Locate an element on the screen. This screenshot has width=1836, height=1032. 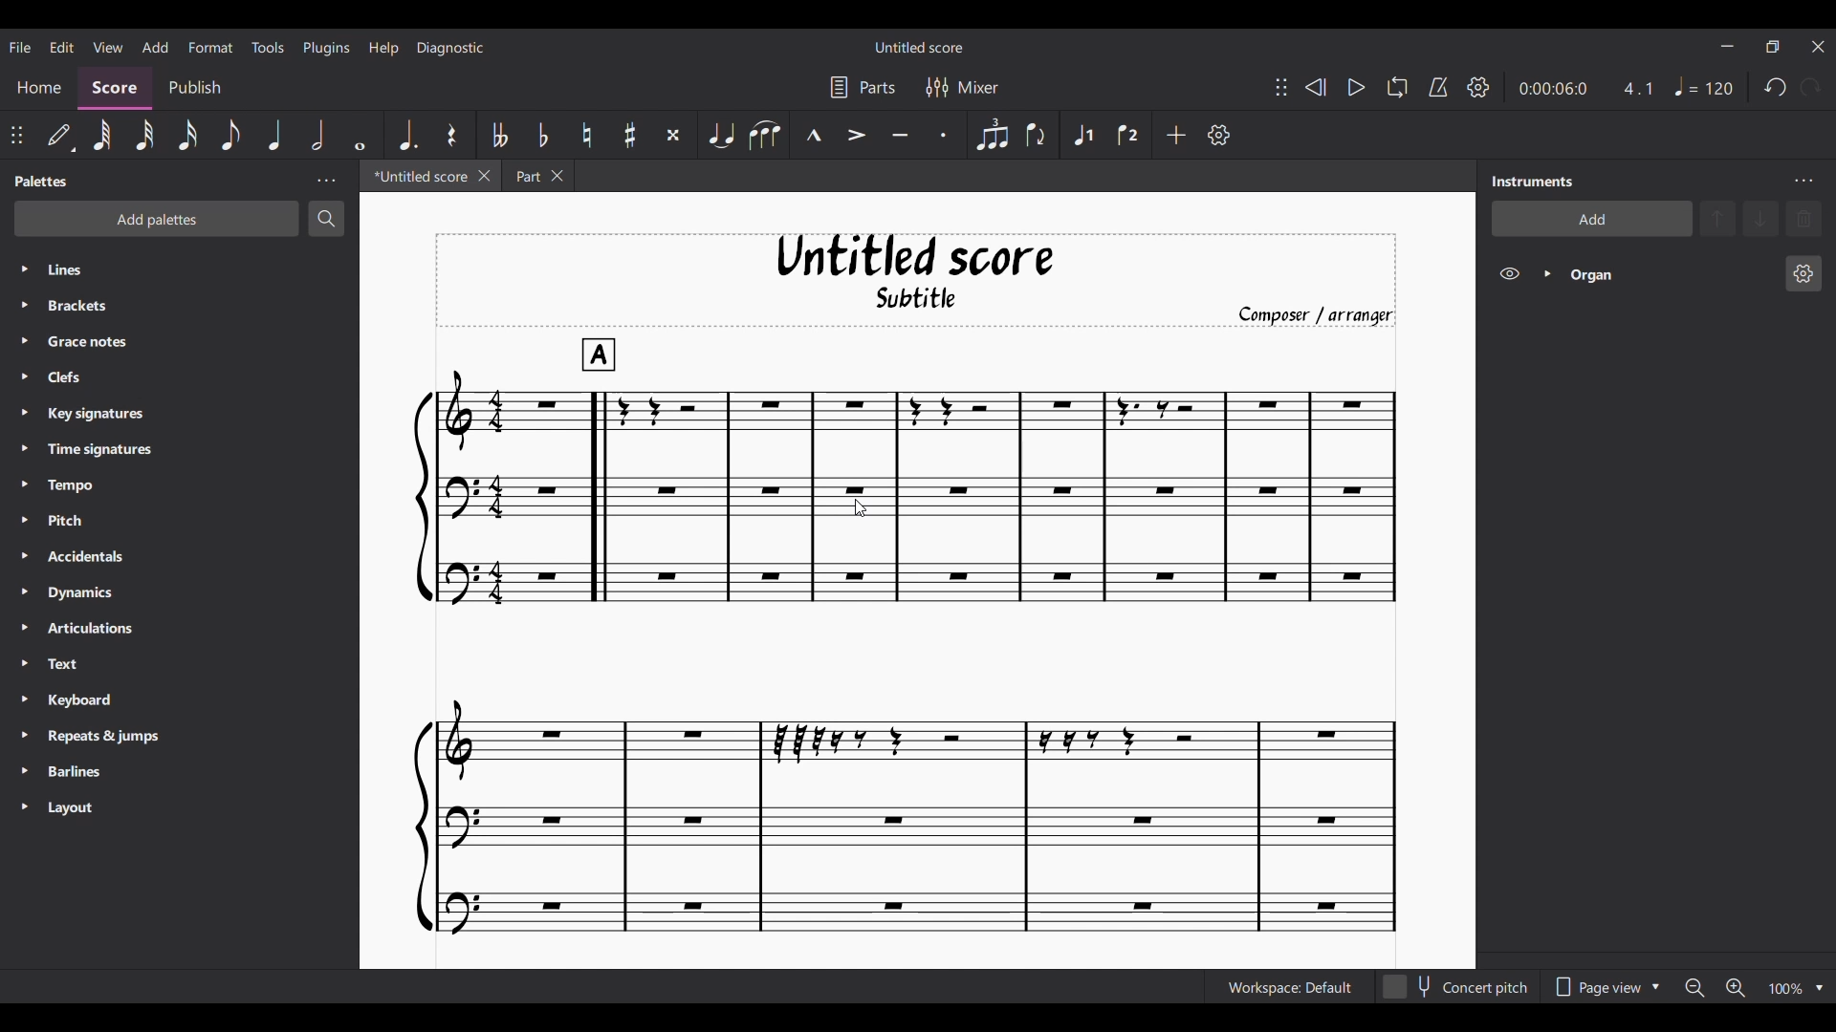
Toggle flat is located at coordinates (542, 134).